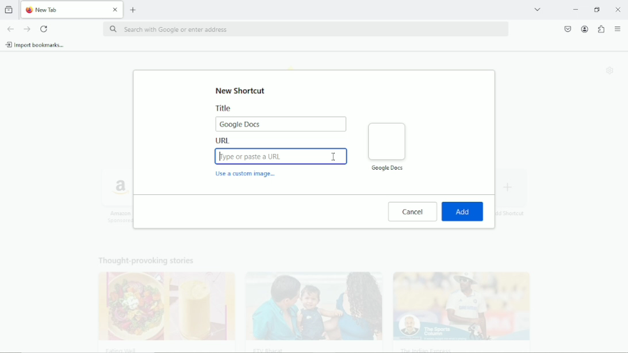 This screenshot has height=353, width=628. I want to click on extensions, so click(600, 29).